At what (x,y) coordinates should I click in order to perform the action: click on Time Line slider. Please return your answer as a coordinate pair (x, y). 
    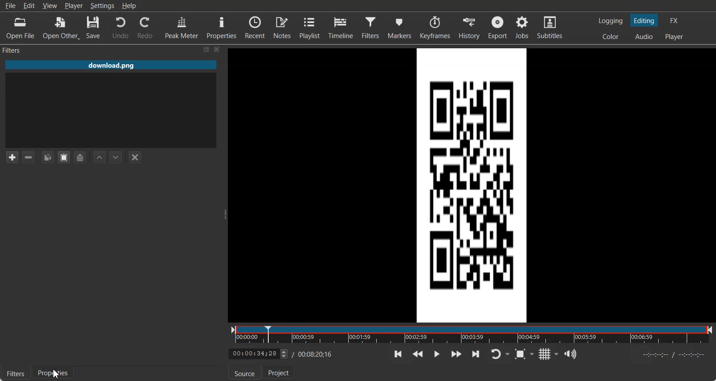
    Looking at the image, I should click on (472, 334).